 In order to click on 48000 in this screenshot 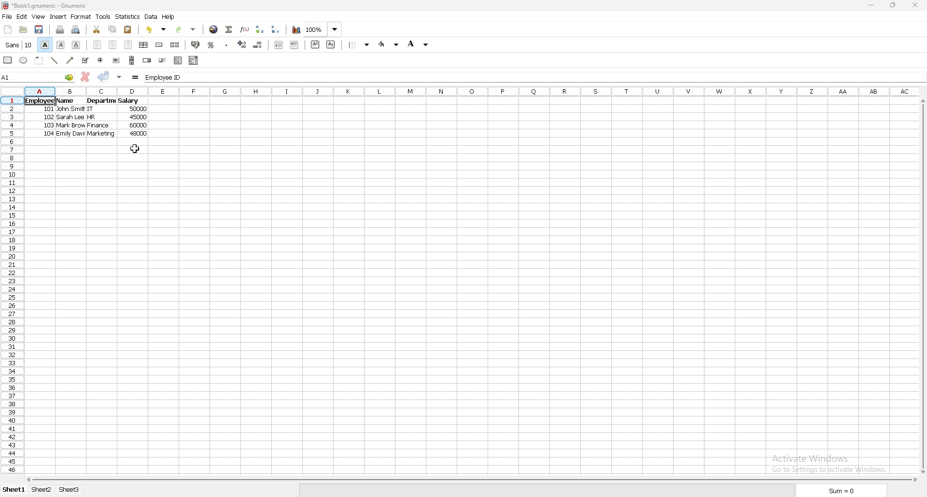, I will do `click(139, 134)`.